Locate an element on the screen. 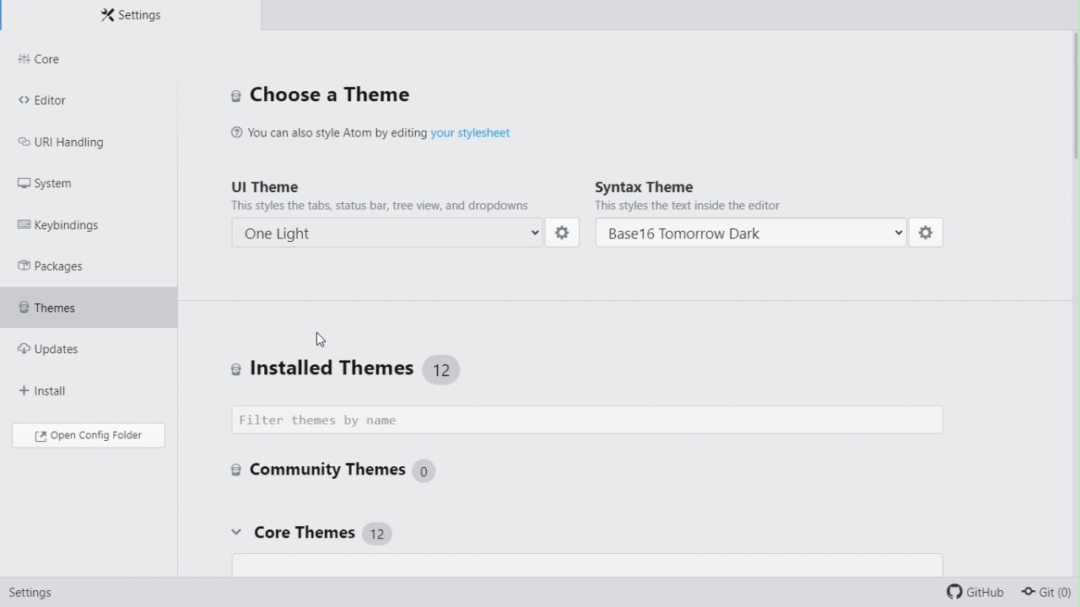 Image resolution: width=1080 pixels, height=607 pixels. URL handling is located at coordinates (79, 144).